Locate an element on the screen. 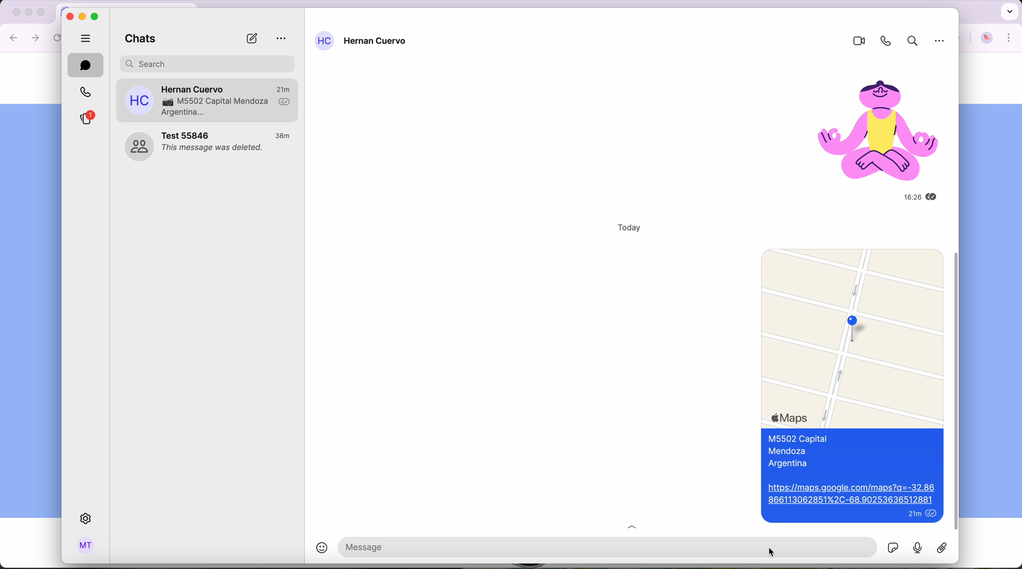  chats is located at coordinates (137, 40).